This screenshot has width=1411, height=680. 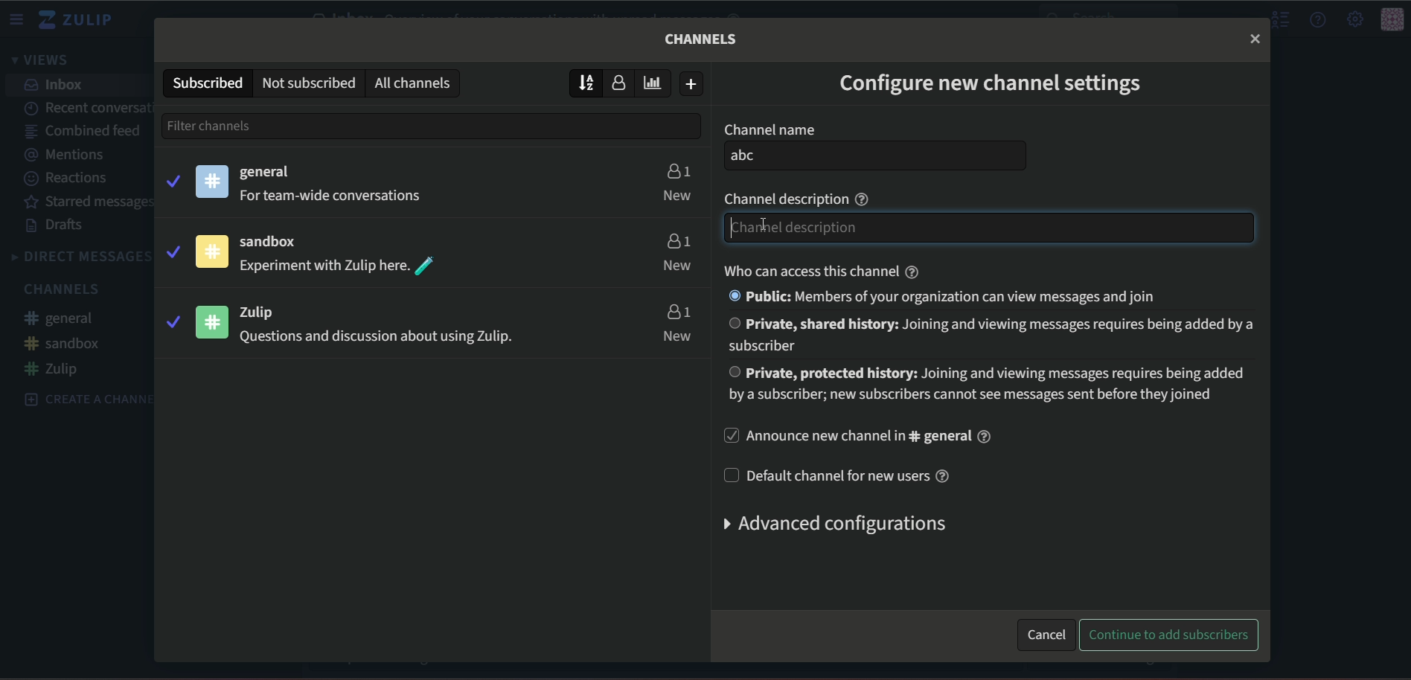 I want to click on abc, so click(x=876, y=156).